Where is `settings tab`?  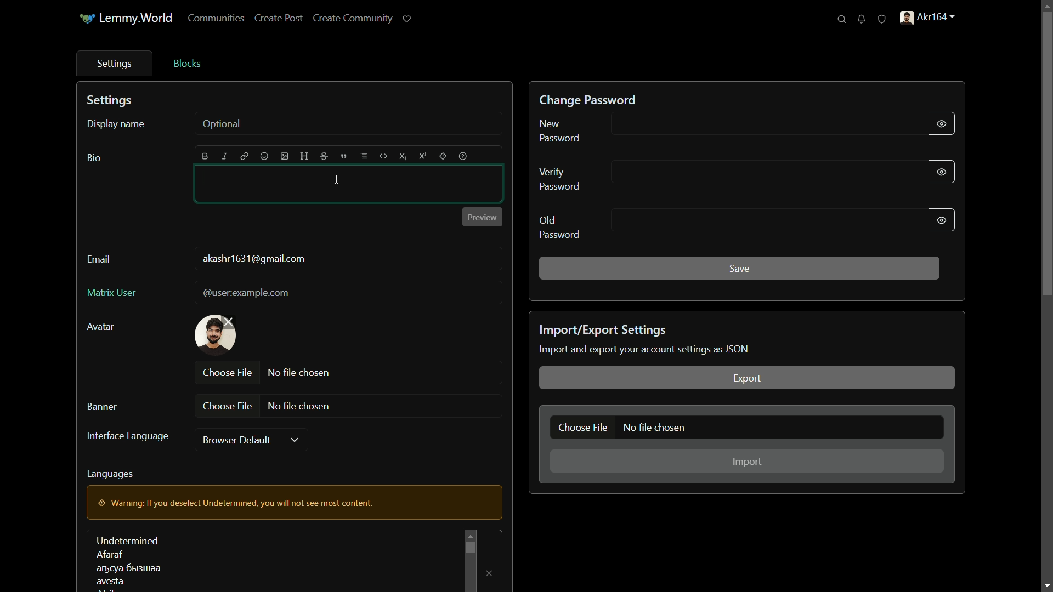 settings tab is located at coordinates (116, 65).